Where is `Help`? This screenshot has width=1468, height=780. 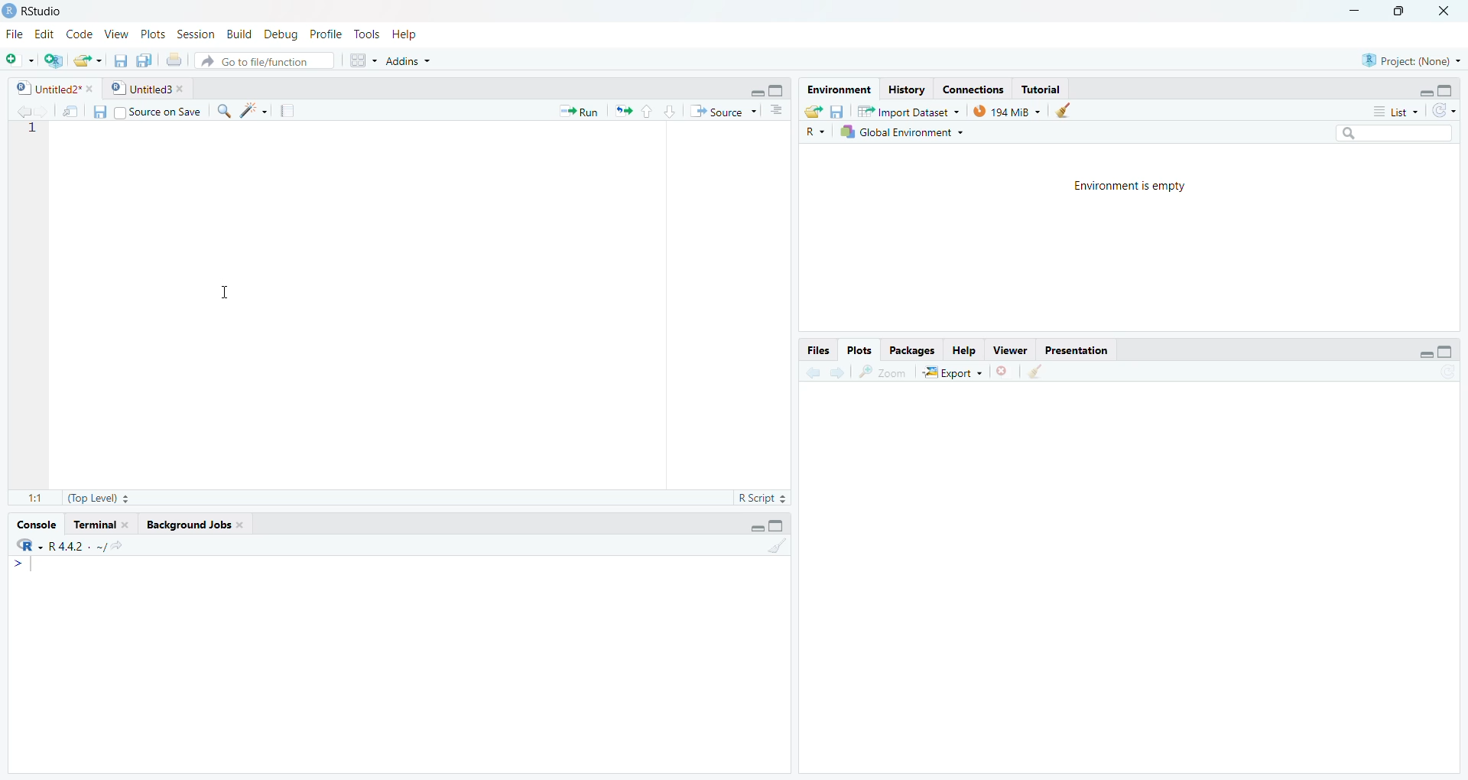 Help is located at coordinates (404, 34).